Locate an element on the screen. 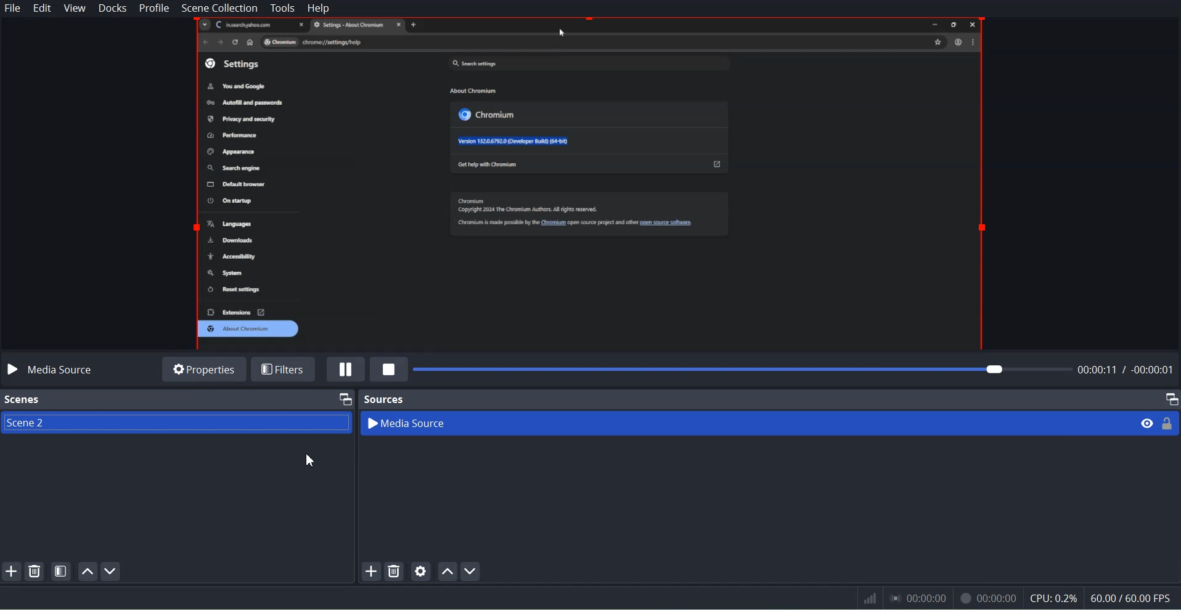 The image size is (1181, 610). Scene Collection is located at coordinates (219, 8).